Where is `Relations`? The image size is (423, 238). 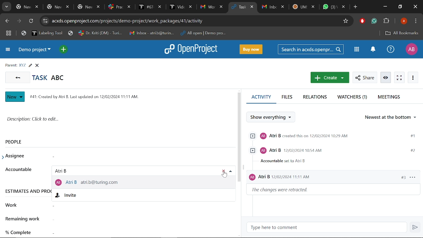 Relations is located at coordinates (316, 97).